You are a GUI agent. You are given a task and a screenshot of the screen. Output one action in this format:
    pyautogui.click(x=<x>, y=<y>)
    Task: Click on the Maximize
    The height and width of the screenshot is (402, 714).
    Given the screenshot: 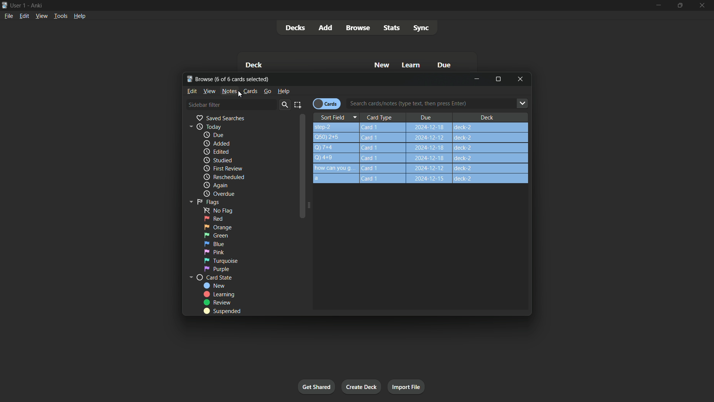 What is the action you would take?
    pyautogui.click(x=679, y=5)
    